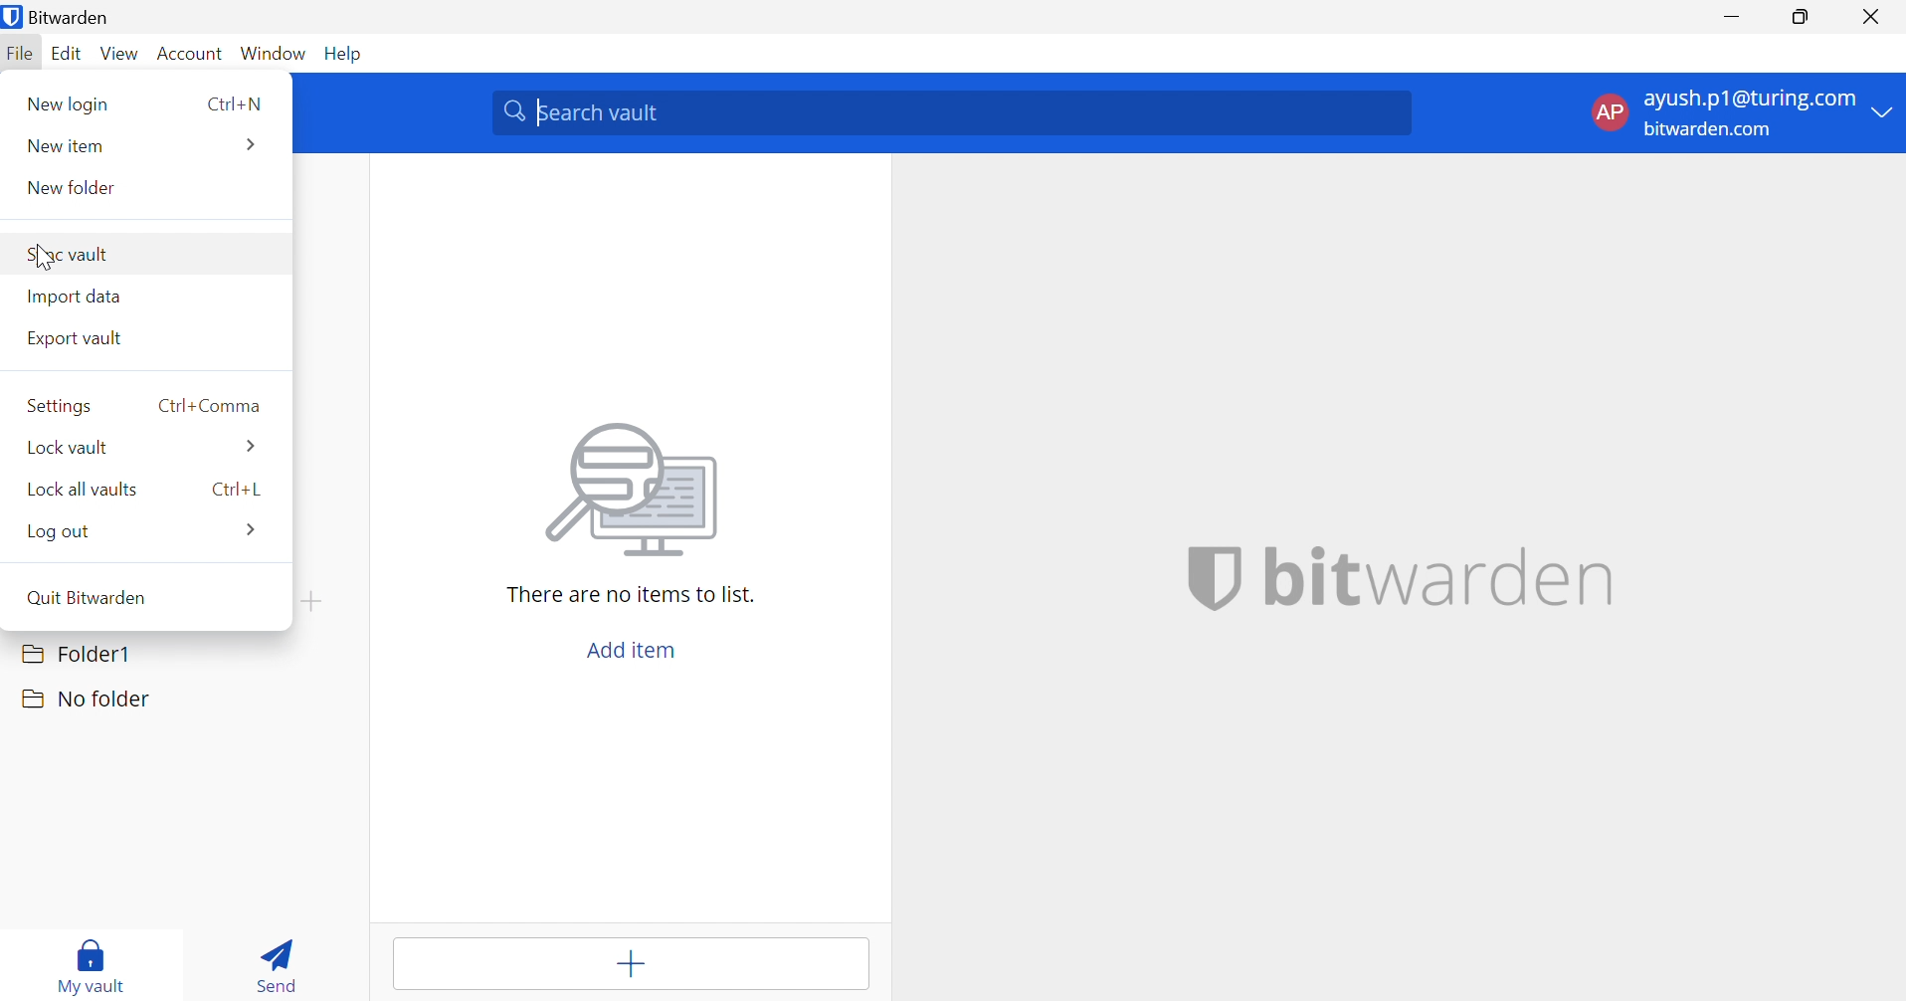 The height and width of the screenshot is (1001, 1906). I want to click on Add item, so click(631, 651).